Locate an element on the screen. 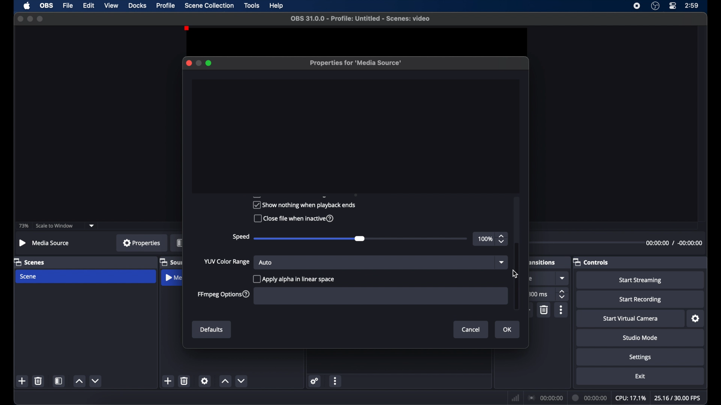 The height and width of the screenshot is (405, 721). add is located at coordinates (22, 381).